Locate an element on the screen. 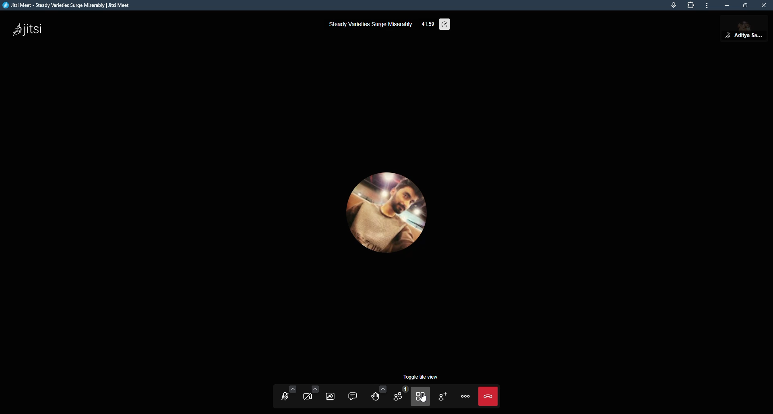 This screenshot has width=773, height=414. more is located at coordinates (709, 6).